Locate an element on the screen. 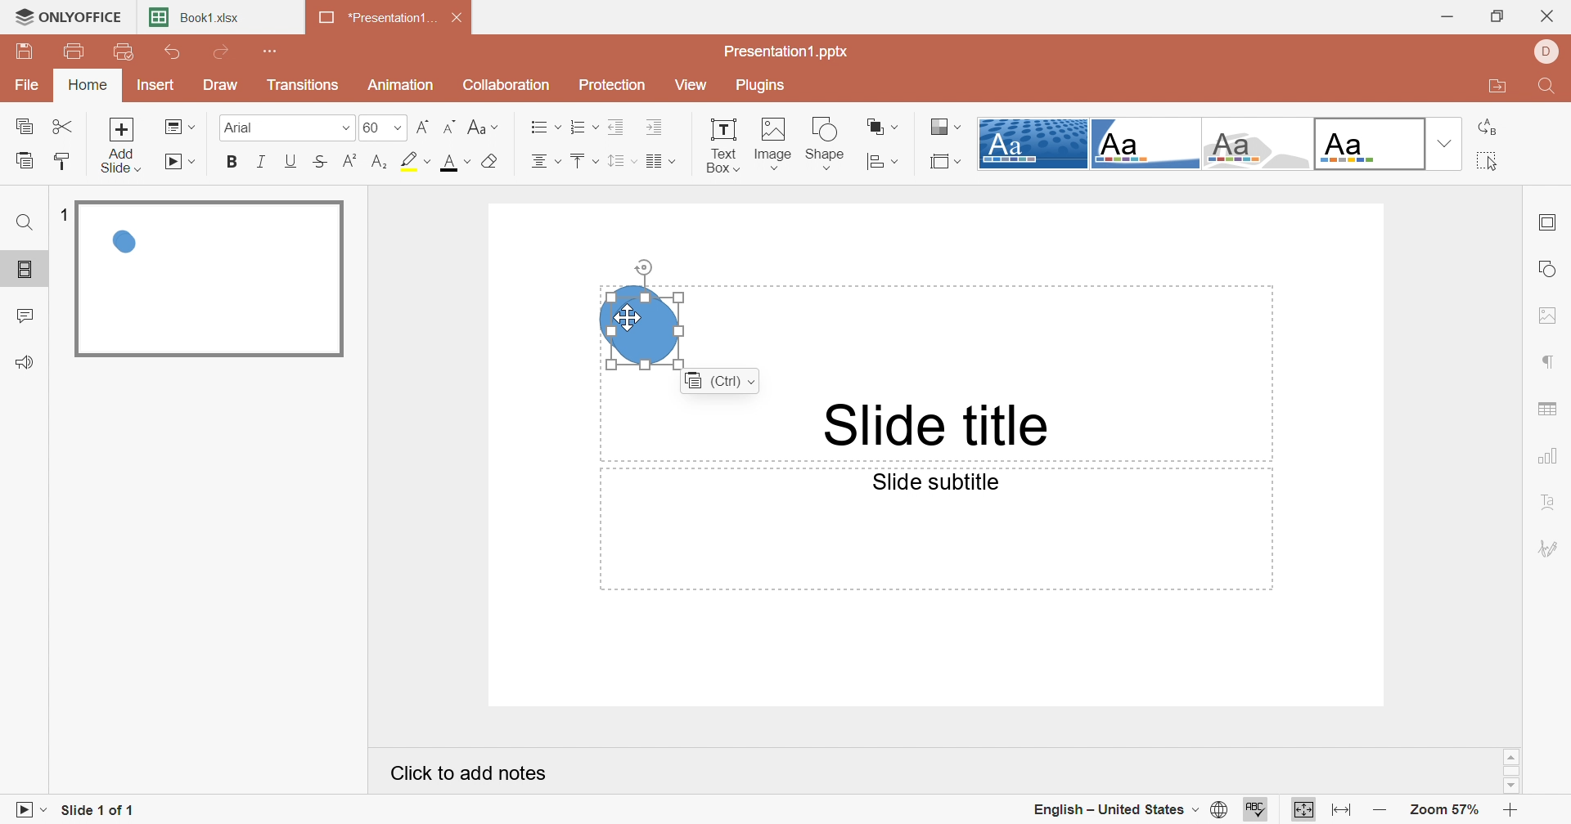  Slide title is located at coordinates (939, 426).